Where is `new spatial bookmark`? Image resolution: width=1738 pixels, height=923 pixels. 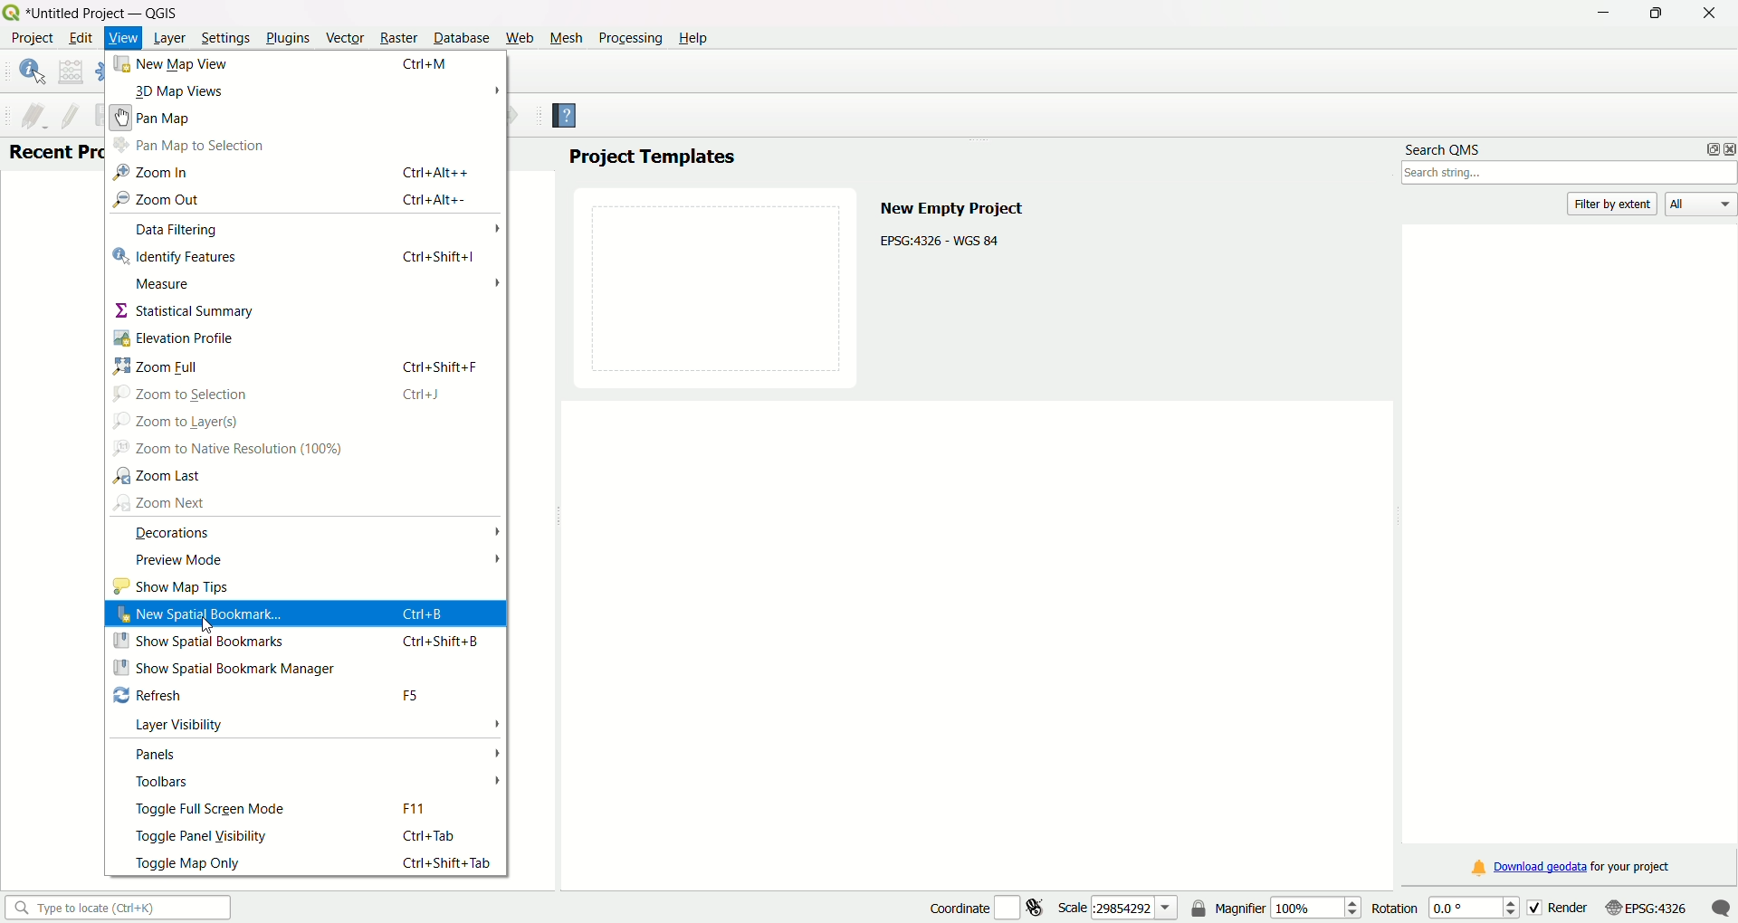
new spatial bookmark is located at coordinates (199, 614).